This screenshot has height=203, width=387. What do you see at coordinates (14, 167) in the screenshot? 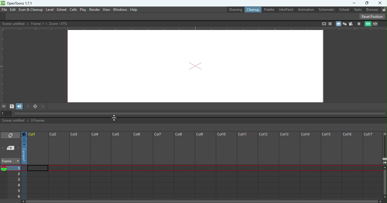
I see `Set the current frame` at bounding box center [14, 167].